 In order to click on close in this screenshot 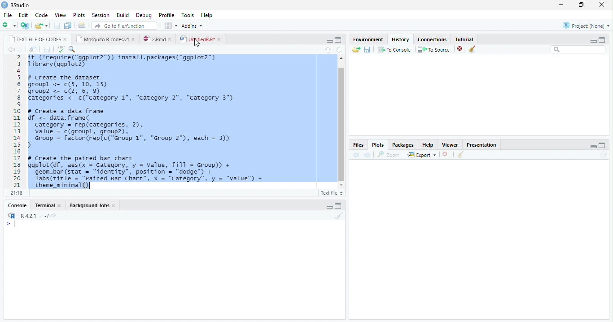, I will do `click(66, 40)`.